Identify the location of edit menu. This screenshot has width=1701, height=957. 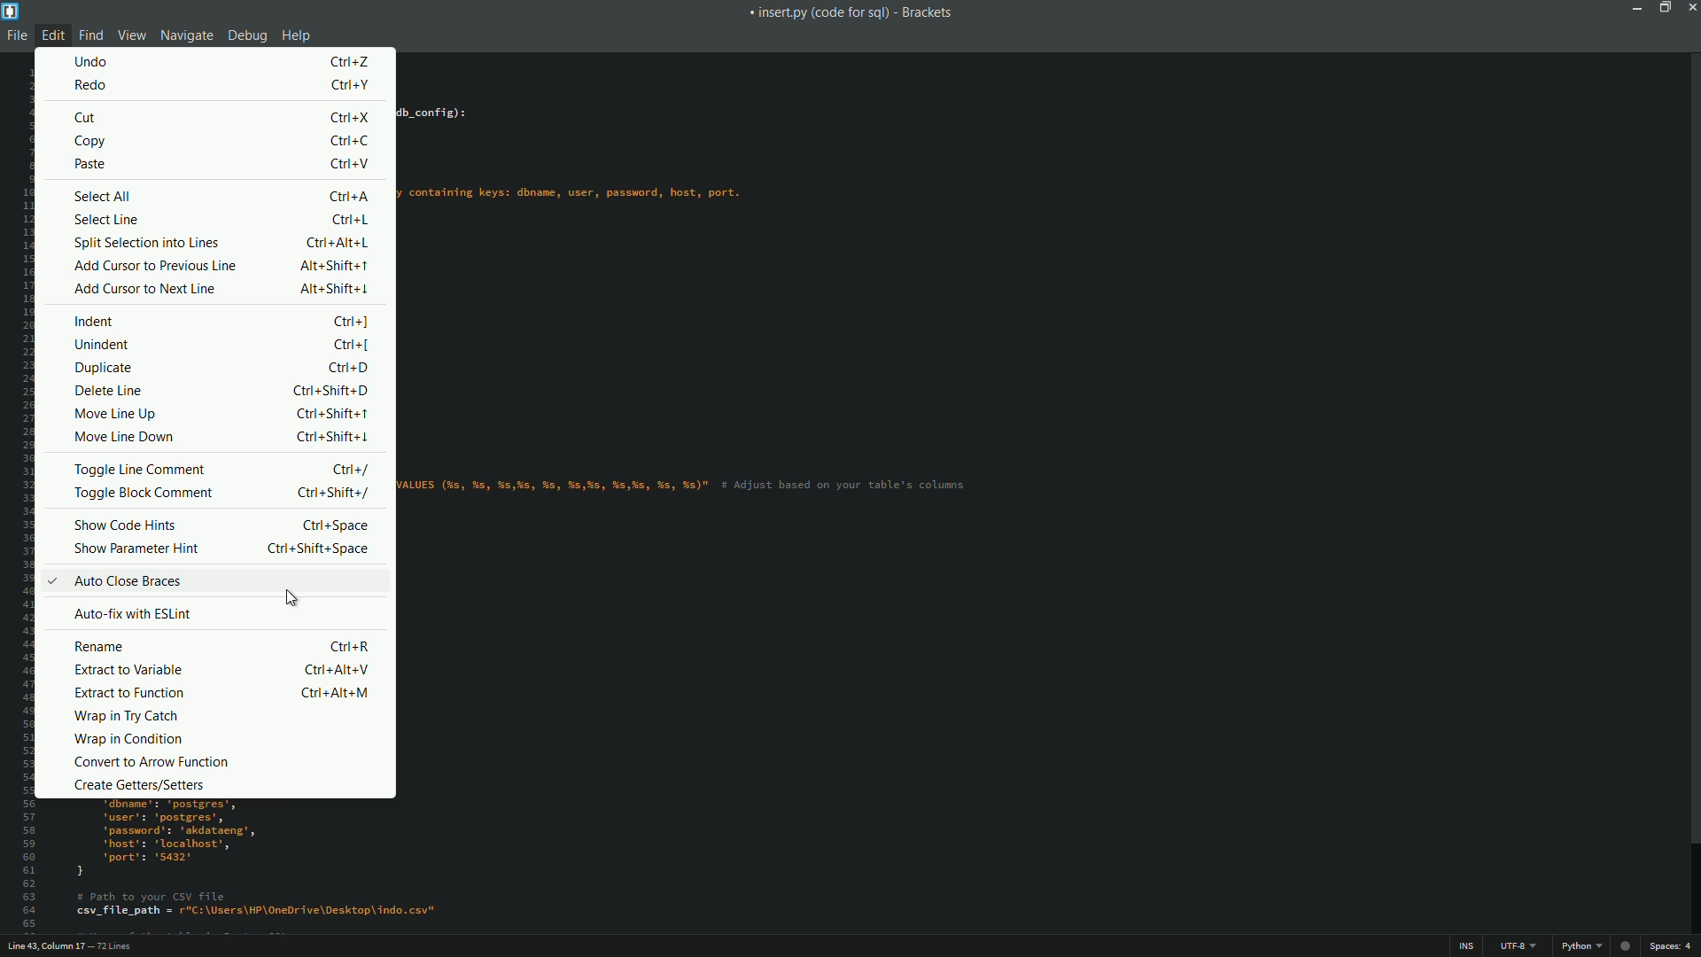
(51, 35).